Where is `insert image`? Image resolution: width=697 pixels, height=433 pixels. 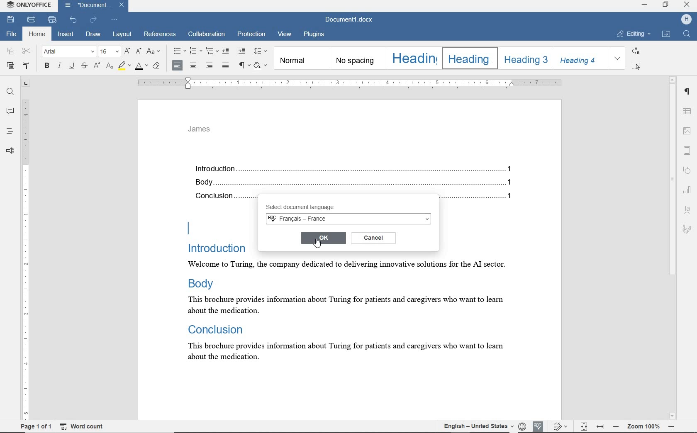
insert image is located at coordinates (687, 131).